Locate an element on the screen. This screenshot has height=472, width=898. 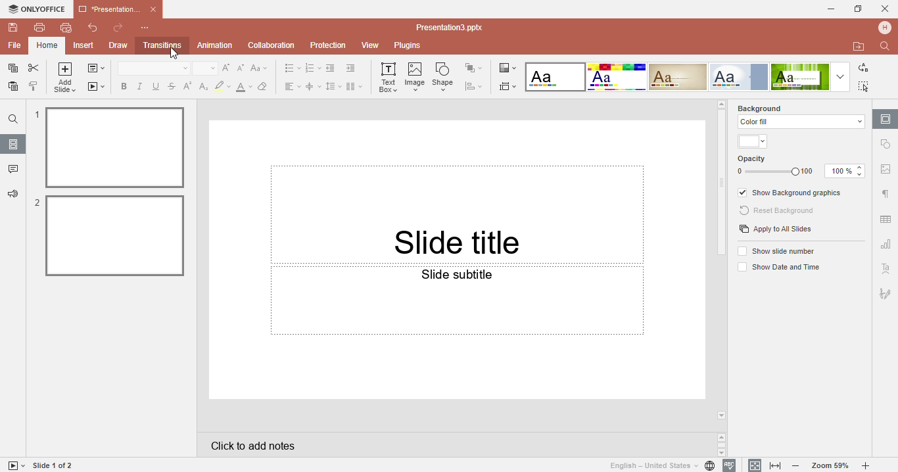
Profile name is located at coordinates (886, 27).